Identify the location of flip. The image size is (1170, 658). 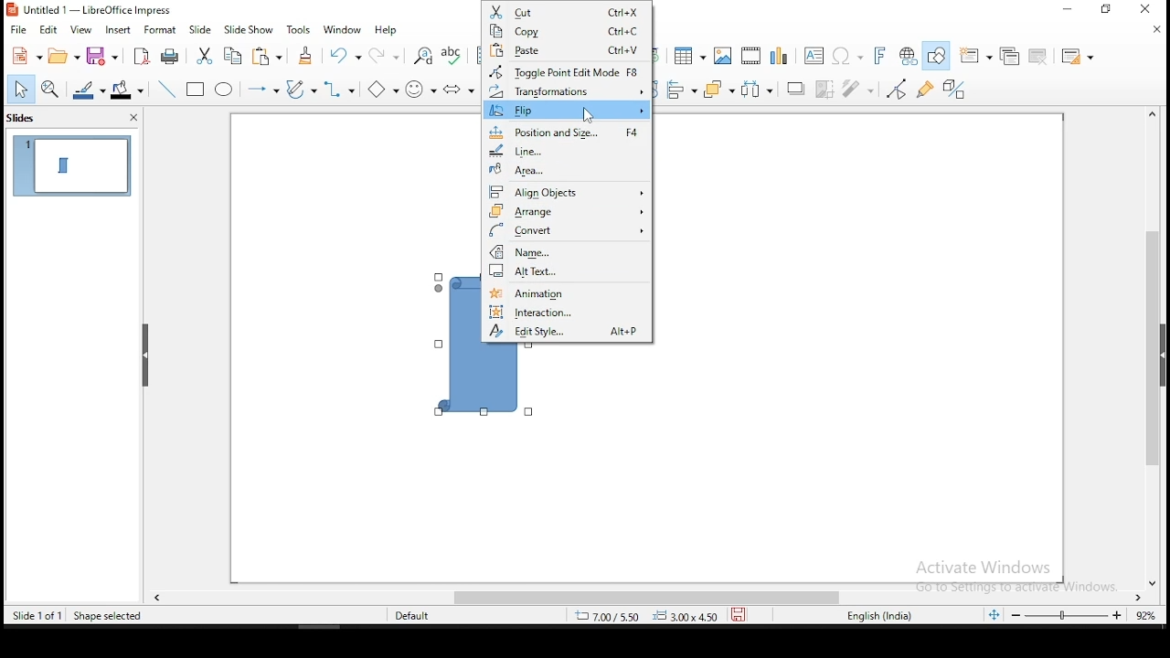
(567, 110).